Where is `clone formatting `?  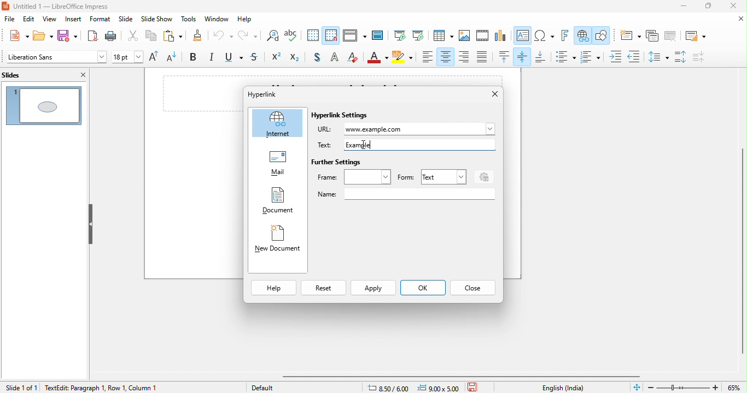
clone formatting  is located at coordinates (196, 37).